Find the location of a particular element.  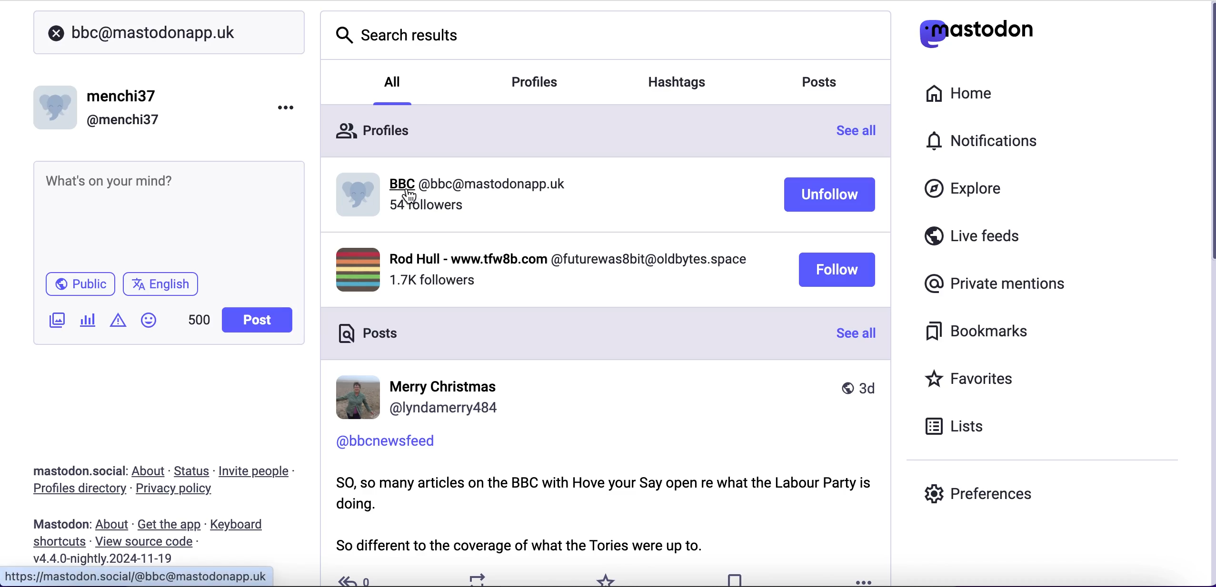

3d is located at coordinates (858, 387).